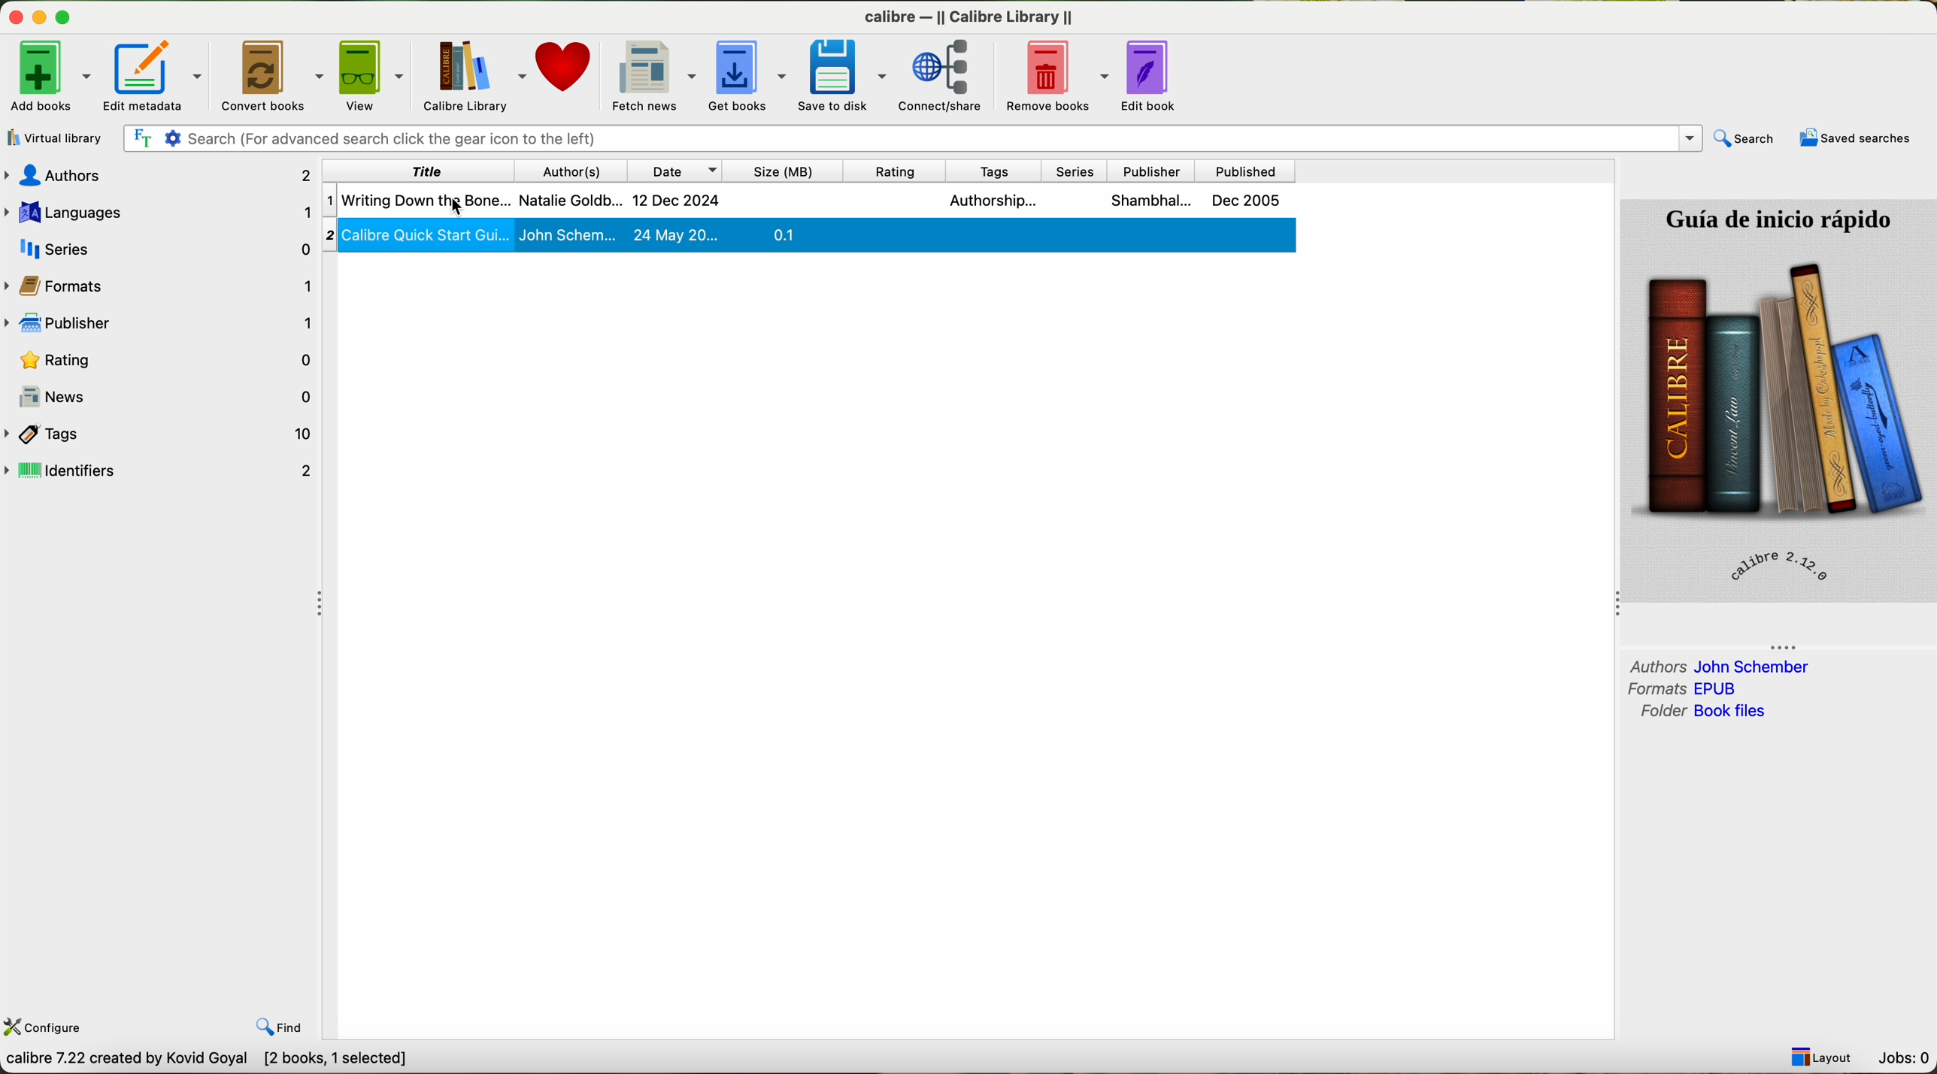  I want to click on Jobs: 0, so click(1905, 1060).